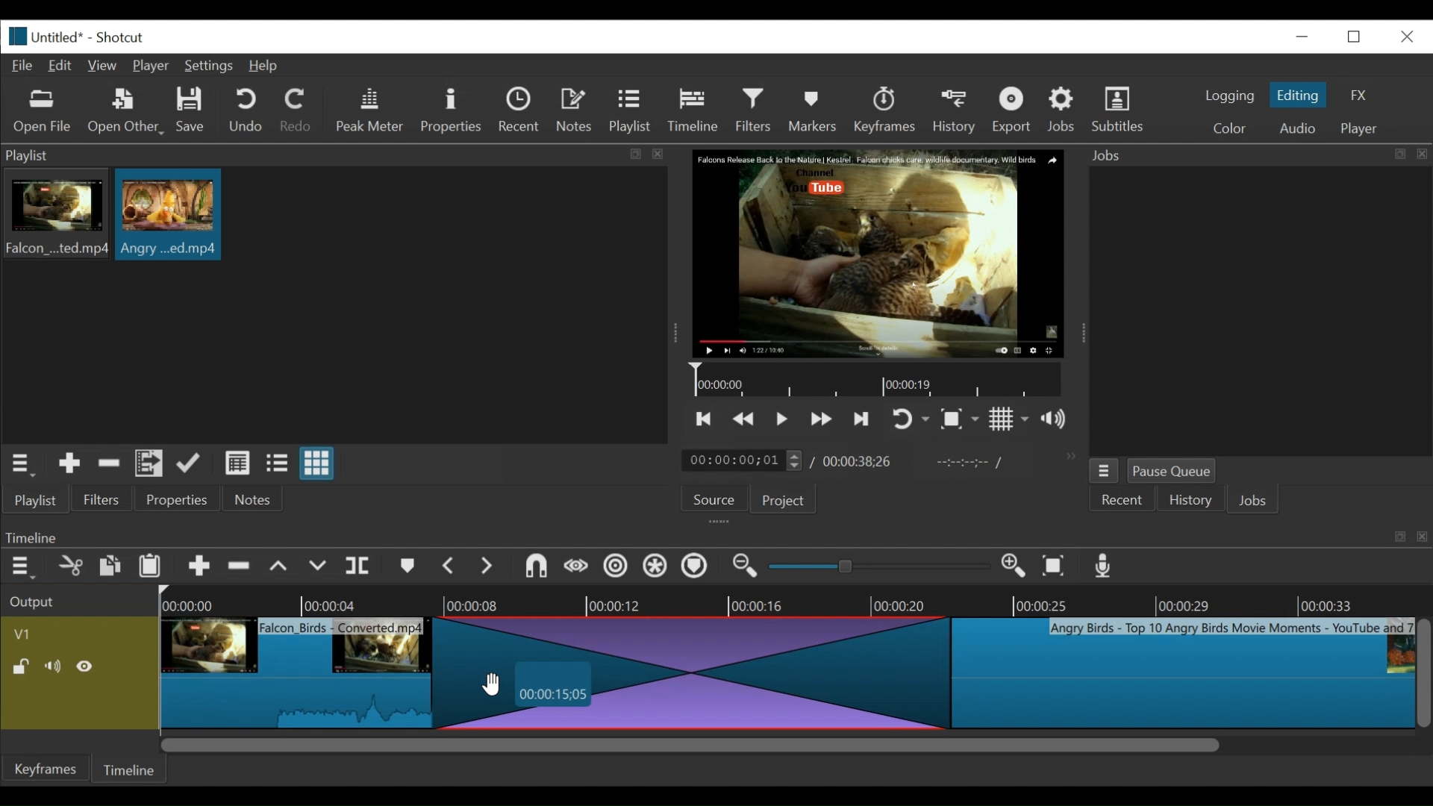 The image size is (1433, 806). Describe the element at coordinates (876, 253) in the screenshot. I see `media viewer` at that location.